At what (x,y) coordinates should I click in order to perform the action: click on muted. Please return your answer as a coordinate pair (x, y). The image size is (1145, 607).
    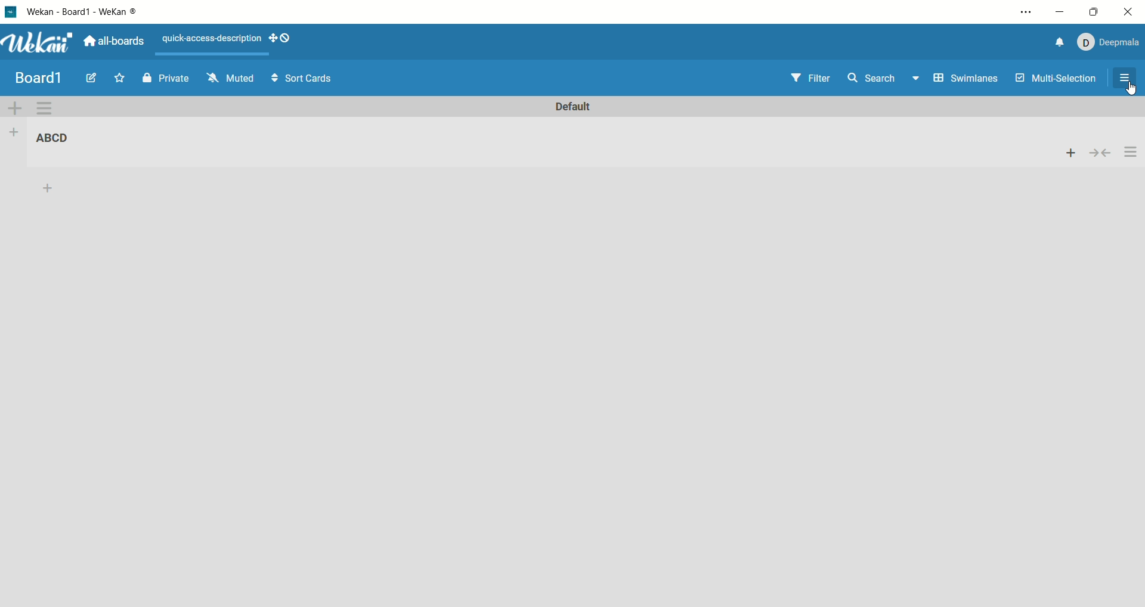
    Looking at the image, I should click on (231, 78).